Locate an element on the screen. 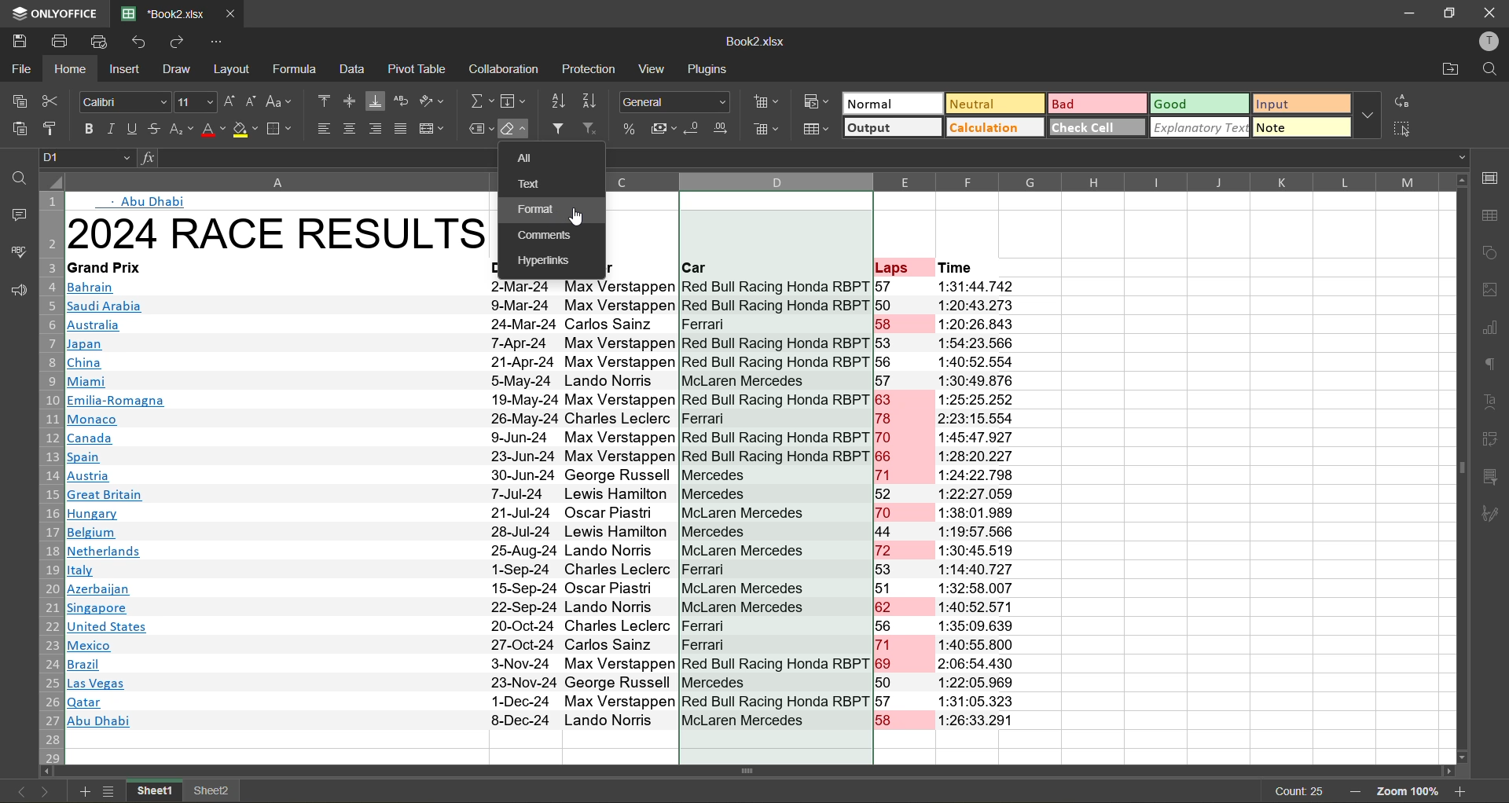 This screenshot has width=1509, height=803. Bl Austria 30-Jun-24 George Russell Mercedes 71 1:24:22.798 is located at coordinates (542, 475).